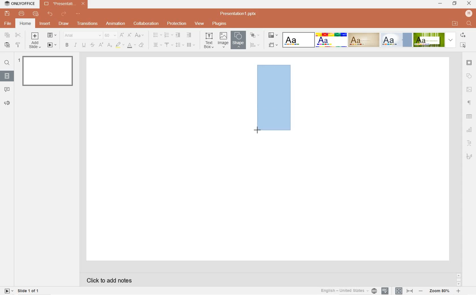  What do you see at coordinates (120, 45) in the screenshot?
I see `highlight color` at bounding box center [120, 45].